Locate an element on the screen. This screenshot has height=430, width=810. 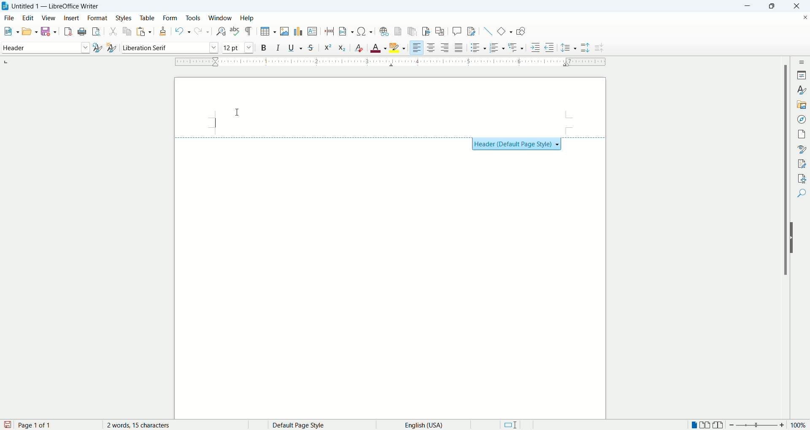
format is located at coordinates (97, 18).